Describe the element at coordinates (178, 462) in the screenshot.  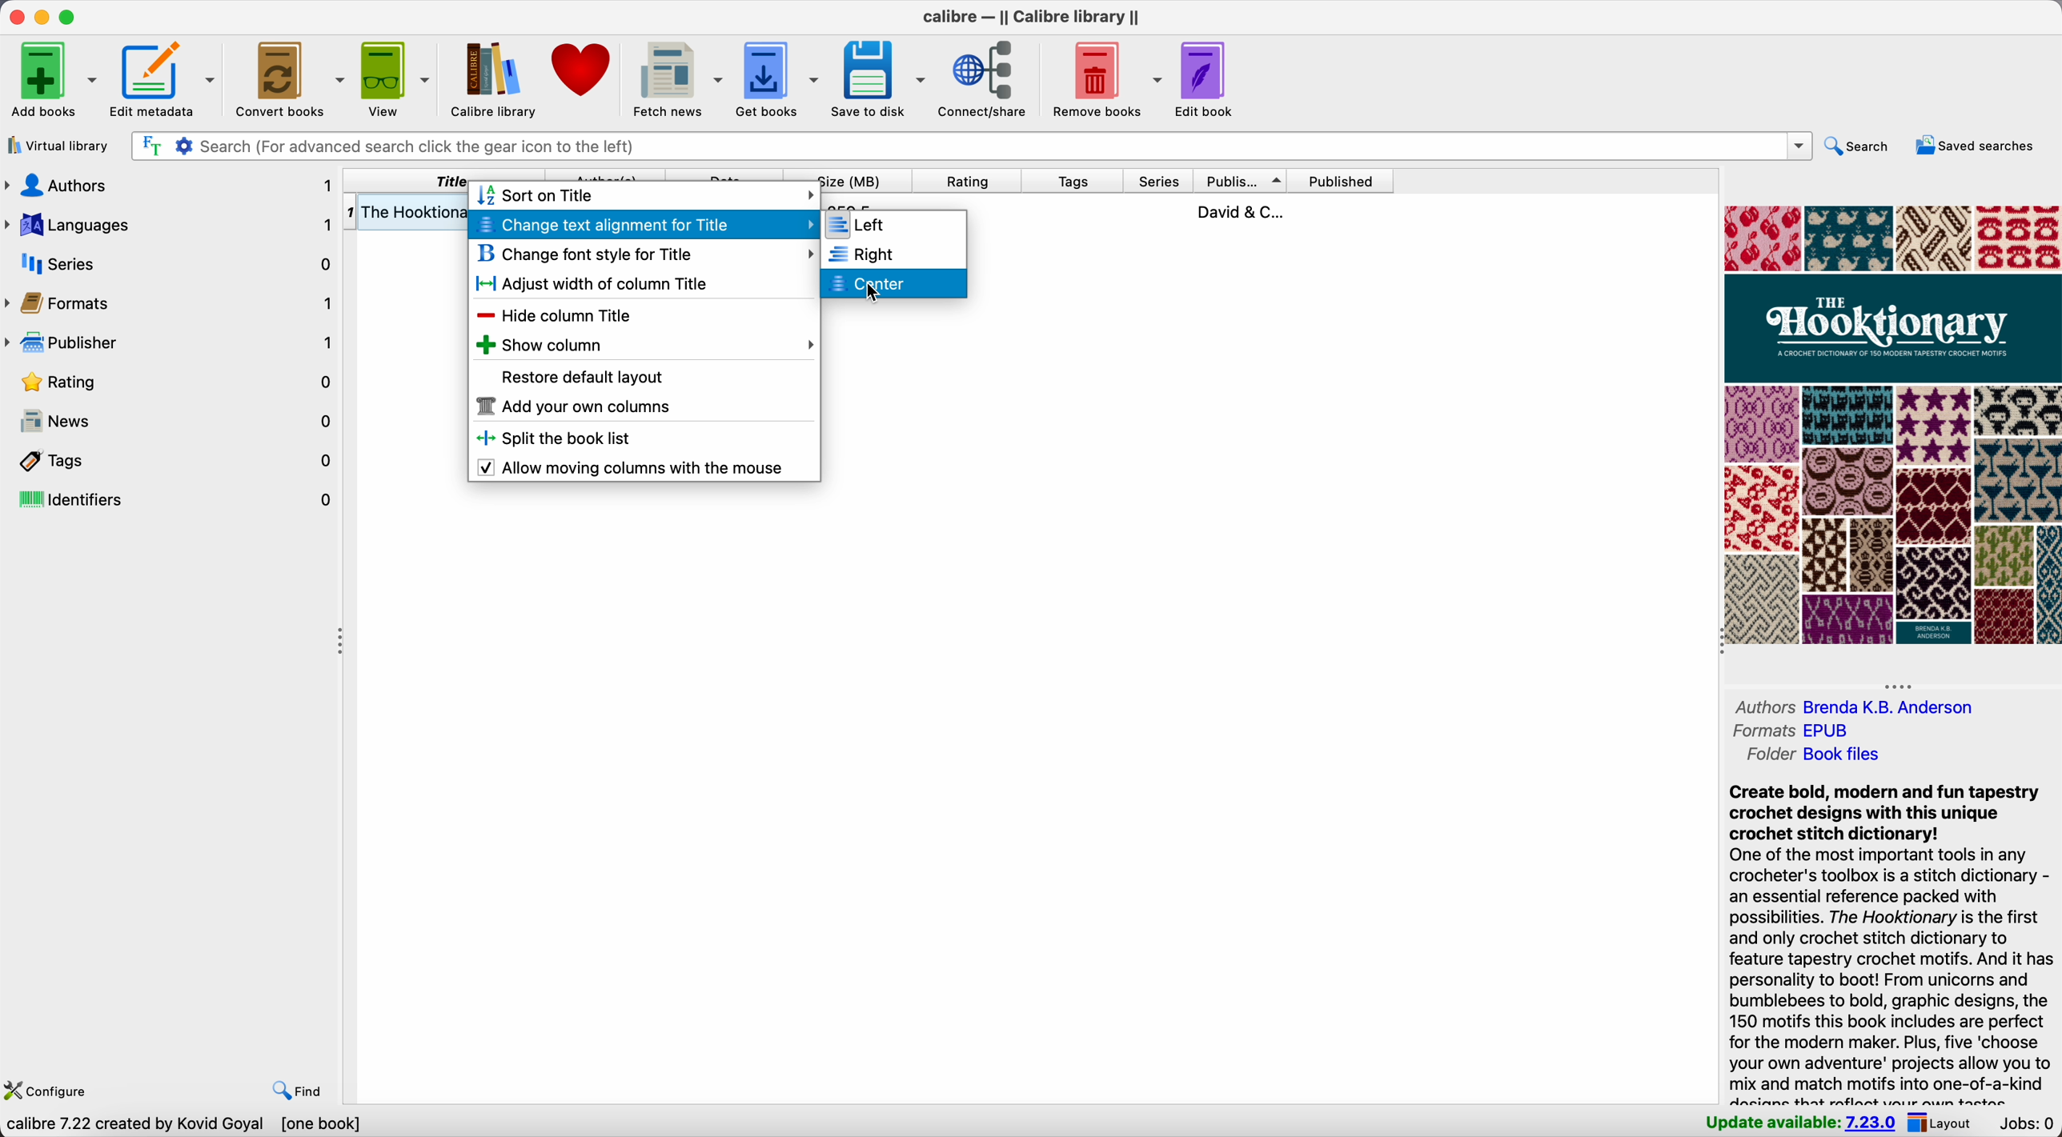
I see `tags` at that location.